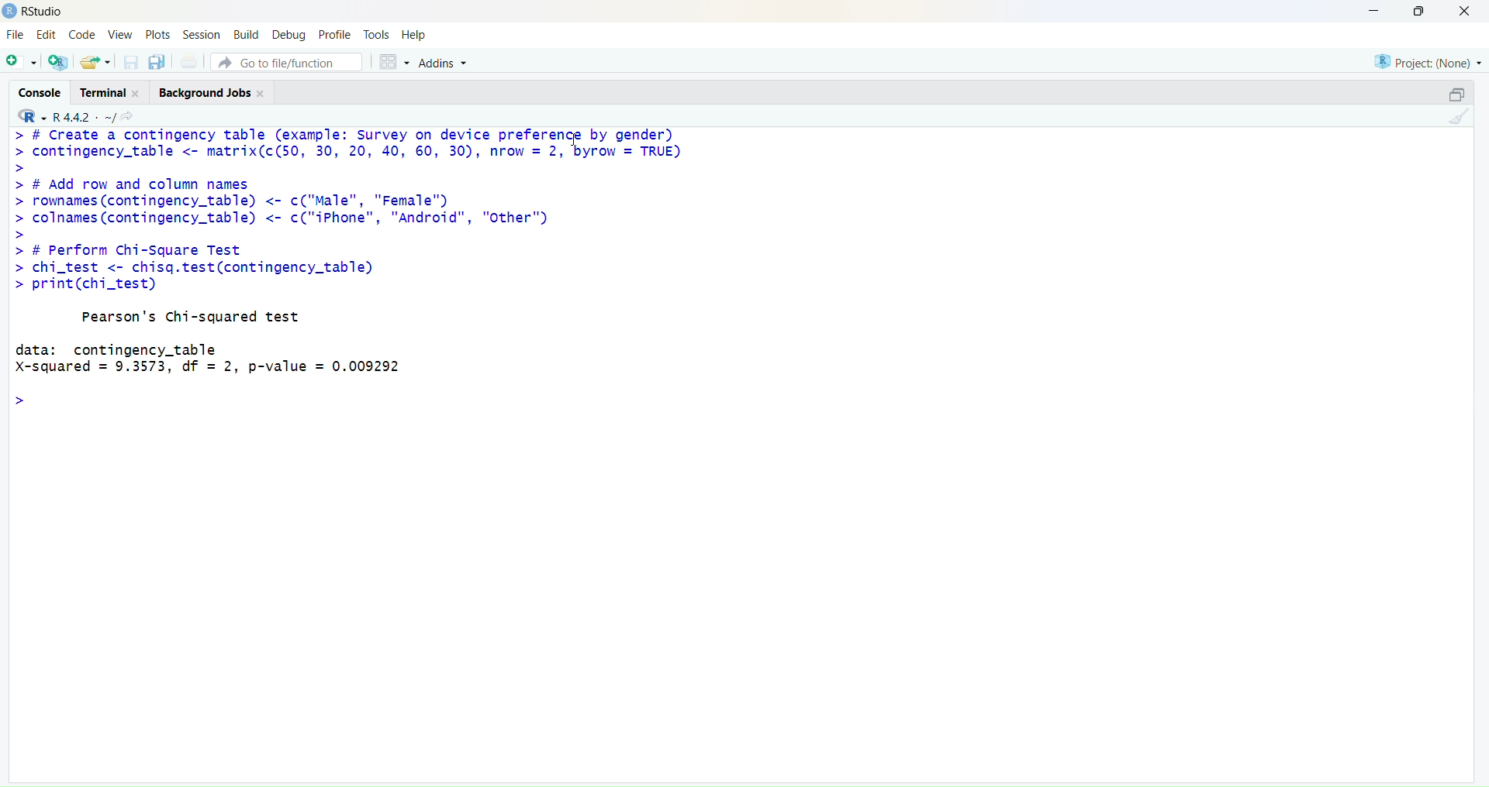 This screenshot has height=787, width=1489. What do you see at coordinates (22, 169) in the screenshot?
I see `>` at bounding box center [22, 169].